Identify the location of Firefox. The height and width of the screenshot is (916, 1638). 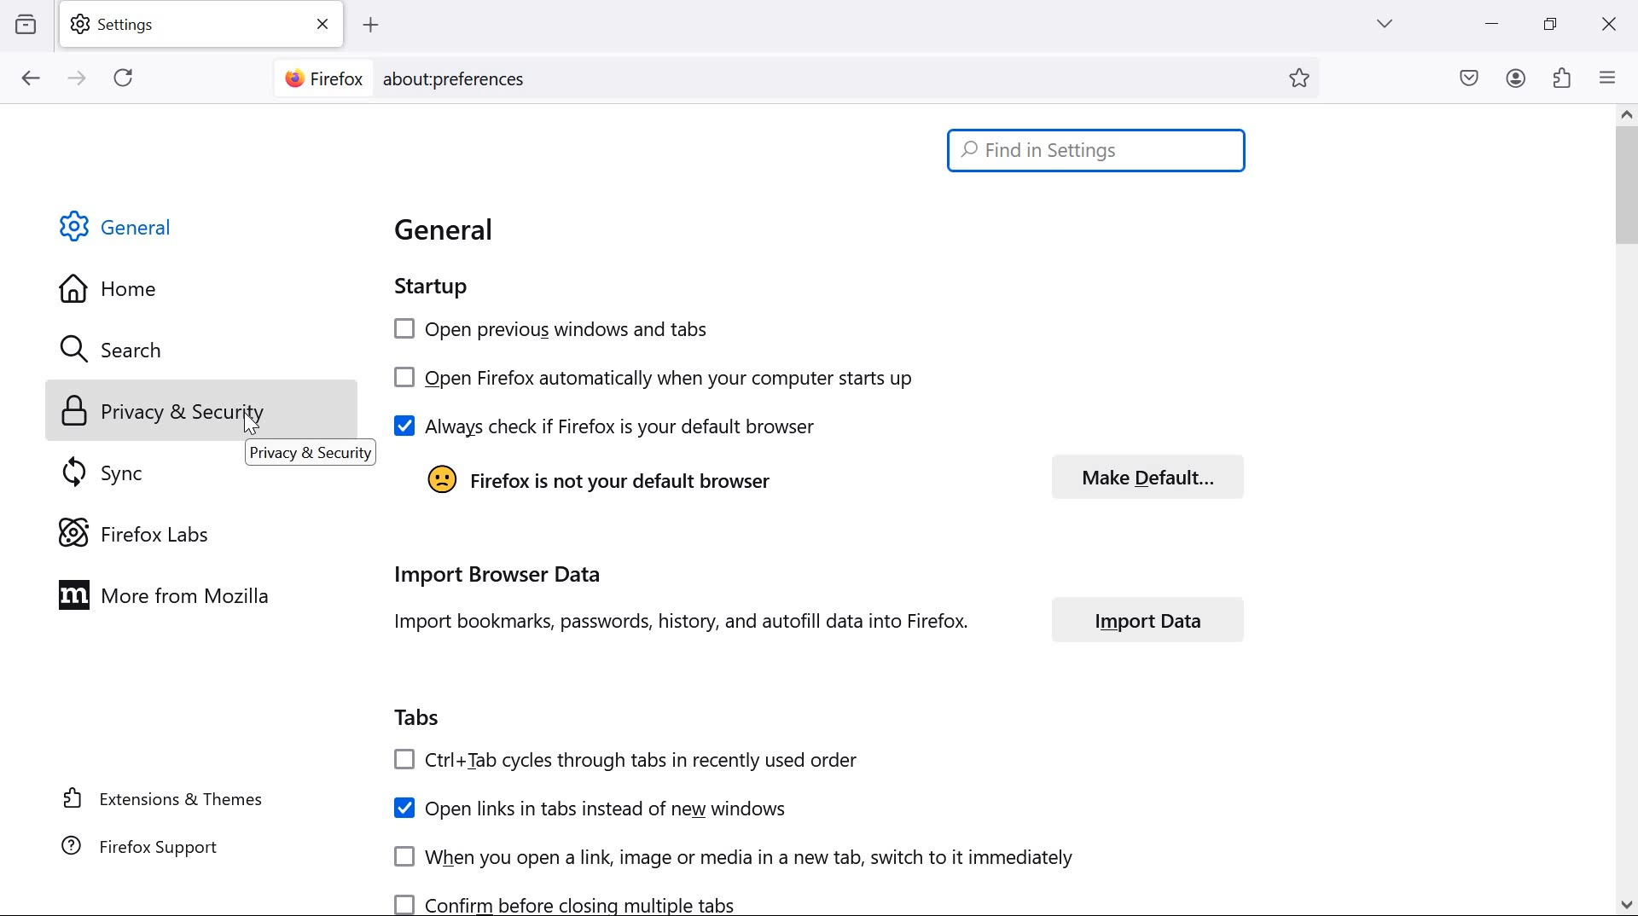
(322, 76).